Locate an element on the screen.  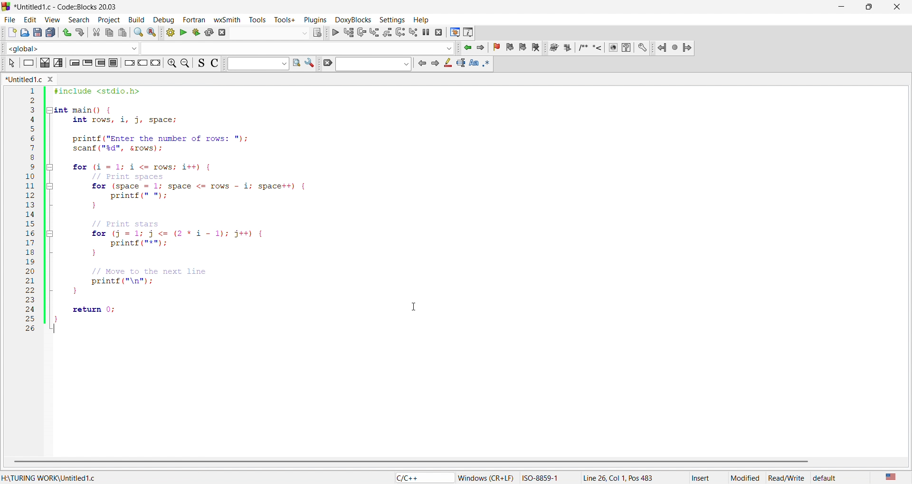
debug is located at coordinates (164, 19).